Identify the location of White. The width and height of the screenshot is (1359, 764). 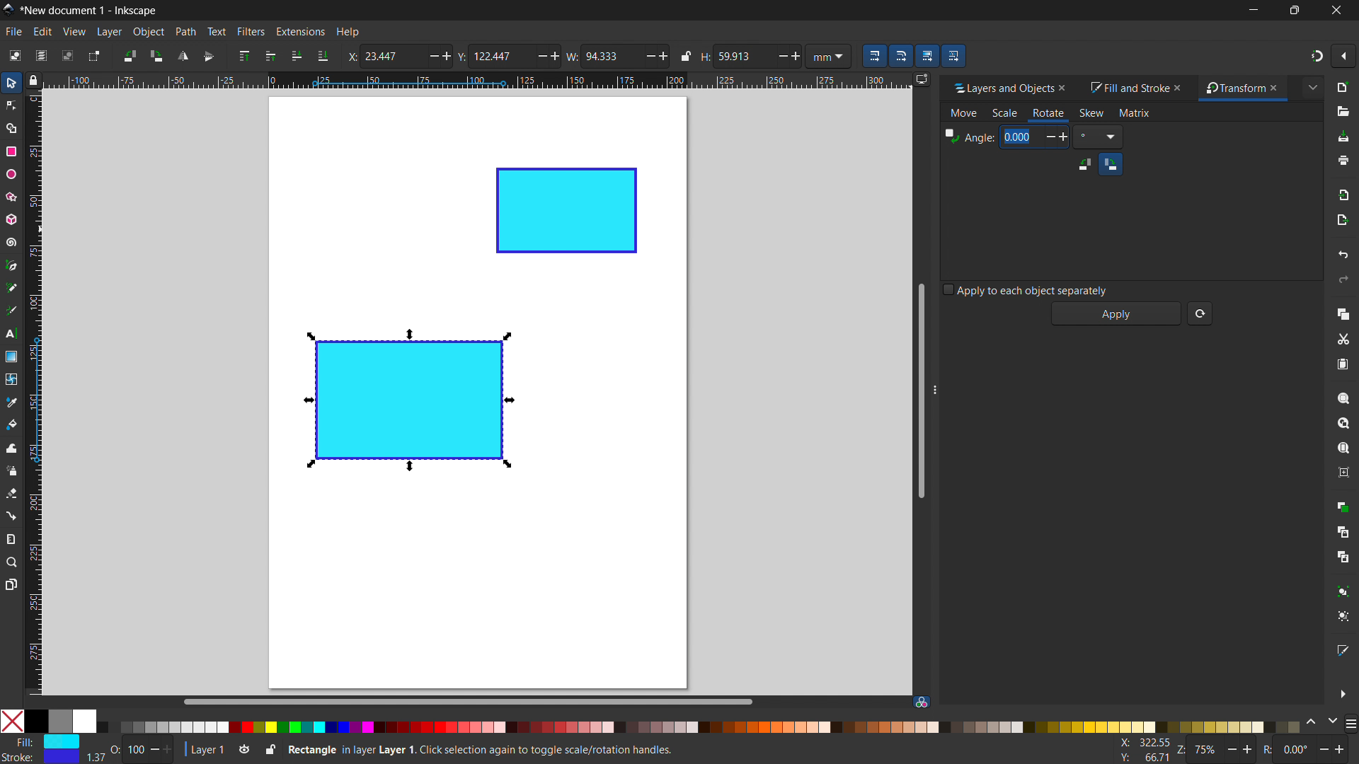
(84, 721).